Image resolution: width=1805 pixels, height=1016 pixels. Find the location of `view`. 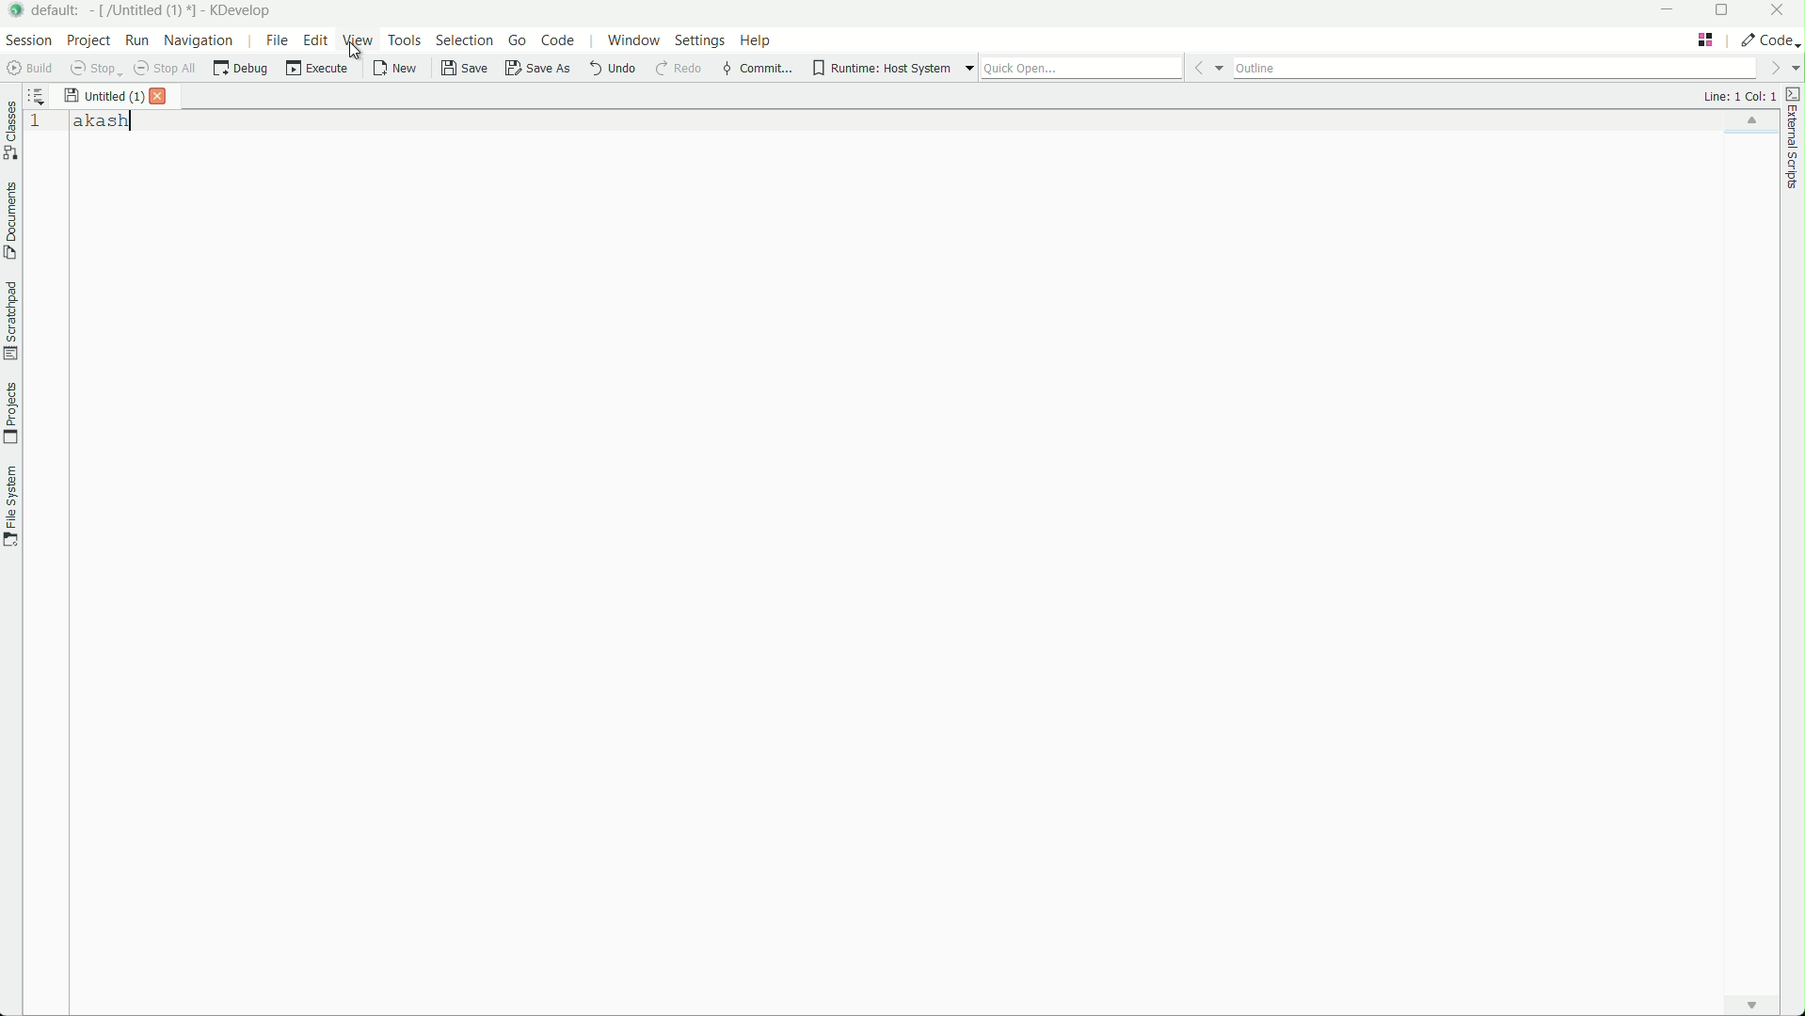

view is located at coordinates (359, 40).